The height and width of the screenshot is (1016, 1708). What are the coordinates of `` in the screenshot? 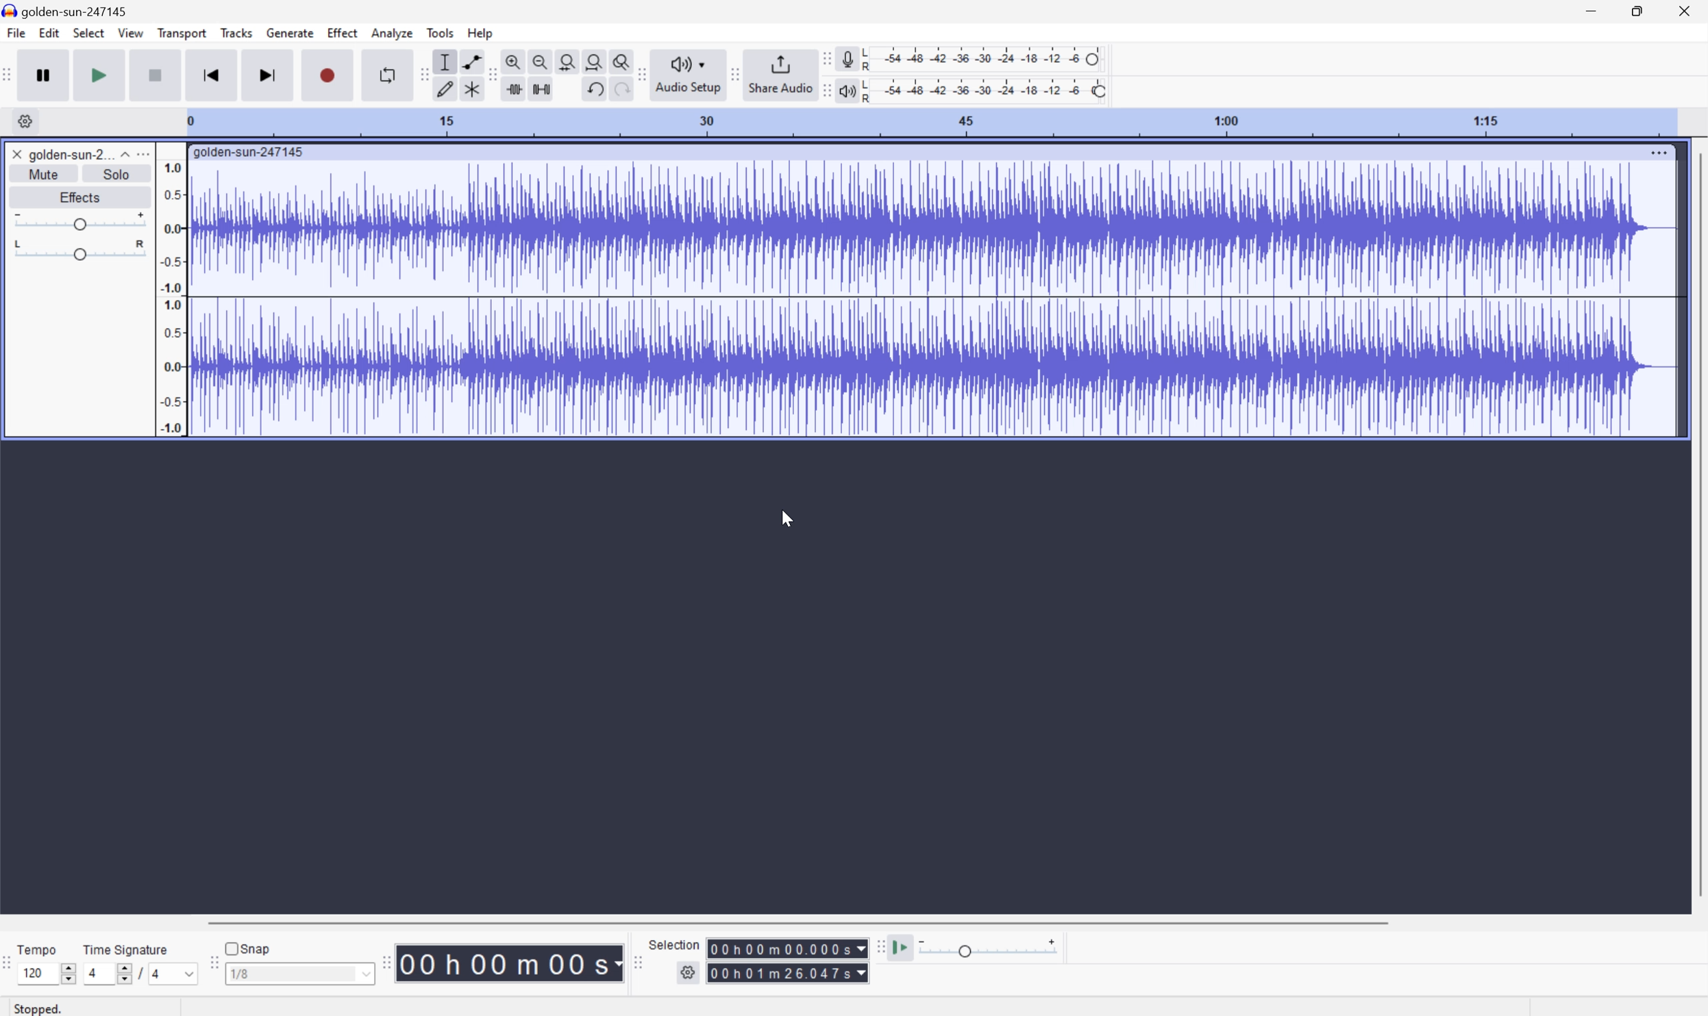 It's located at (787, 948).